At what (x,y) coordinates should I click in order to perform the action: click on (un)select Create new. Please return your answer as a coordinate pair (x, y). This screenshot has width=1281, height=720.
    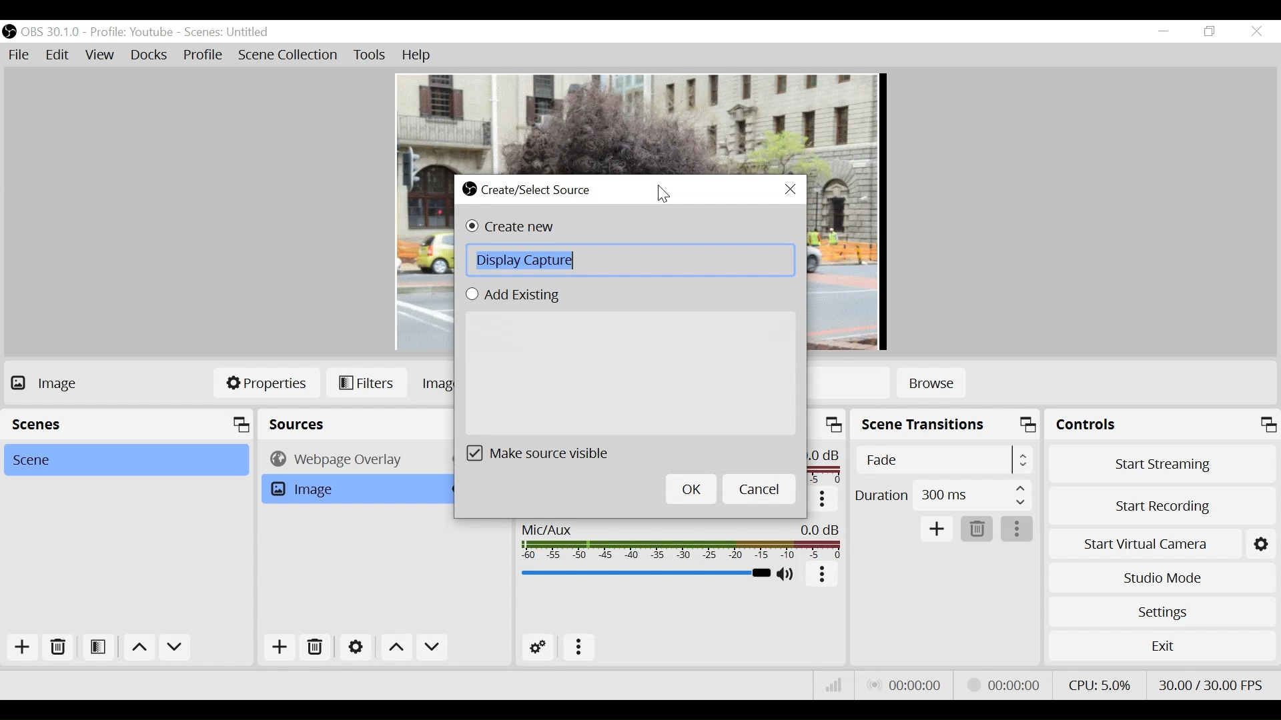
    Looking at the image, I should click on (523, 228).